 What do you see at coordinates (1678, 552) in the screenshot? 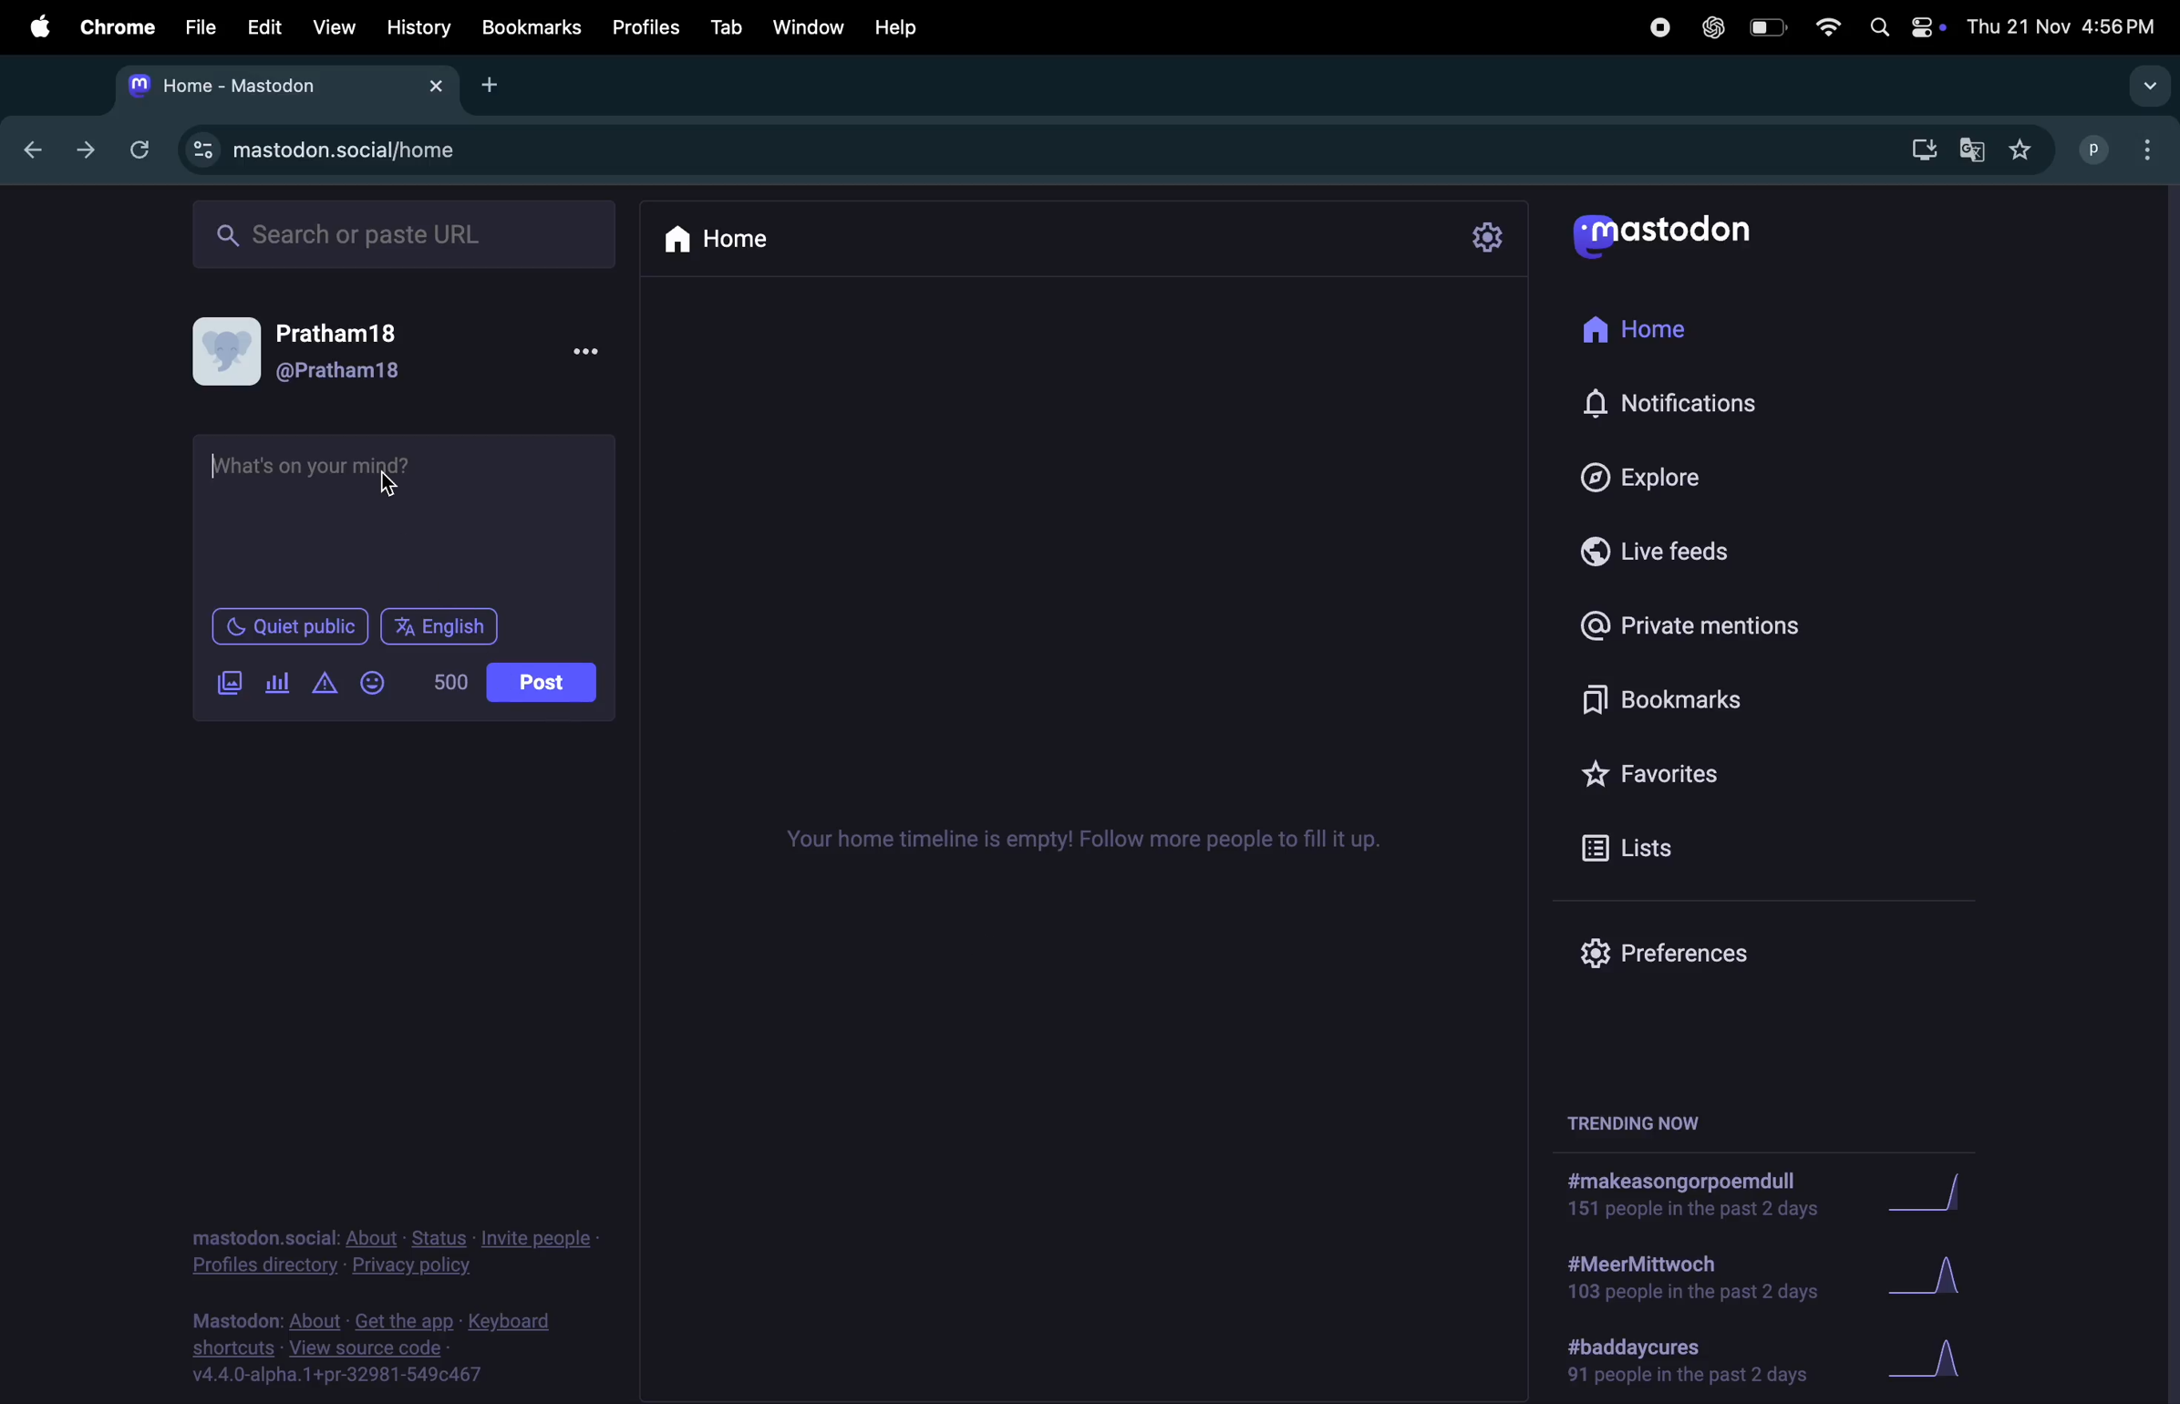
I see `live feeds` at bounding box center [1678, 552].